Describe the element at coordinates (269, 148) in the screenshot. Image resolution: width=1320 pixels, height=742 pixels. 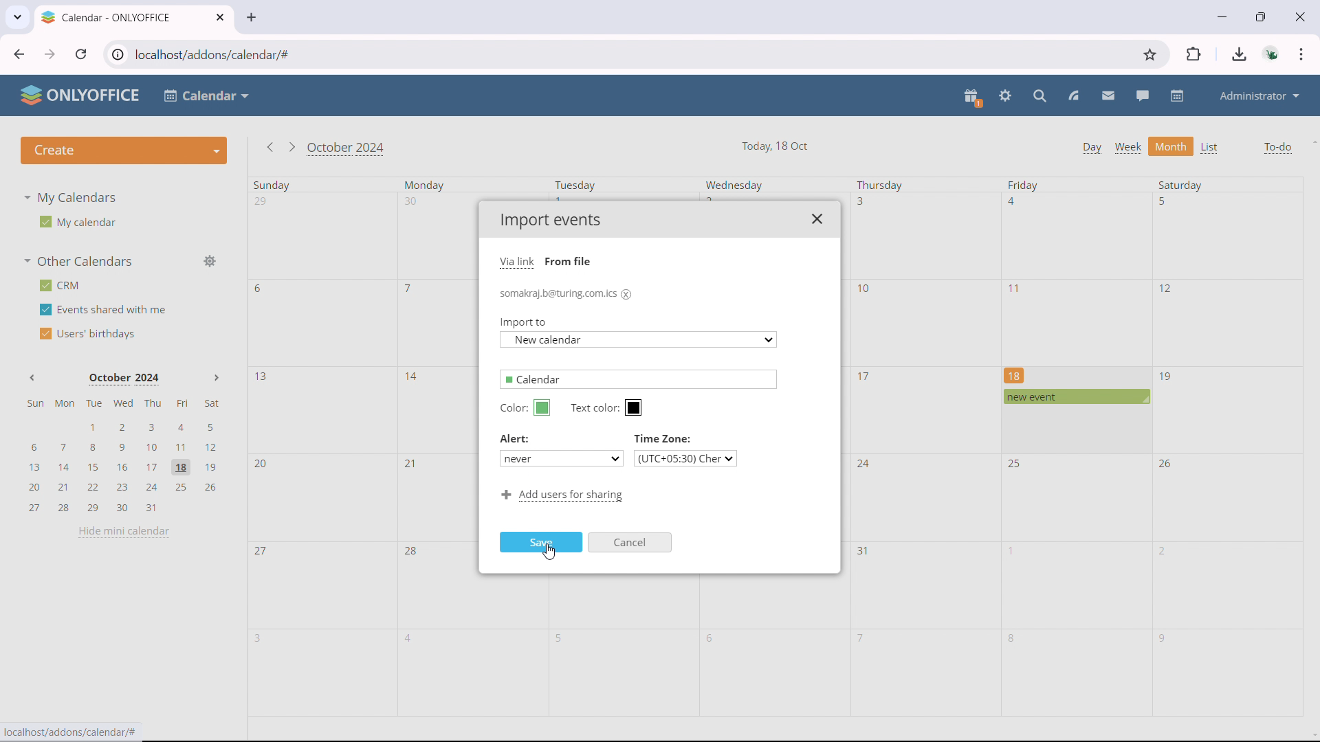
I see `go to previous month` at that location.